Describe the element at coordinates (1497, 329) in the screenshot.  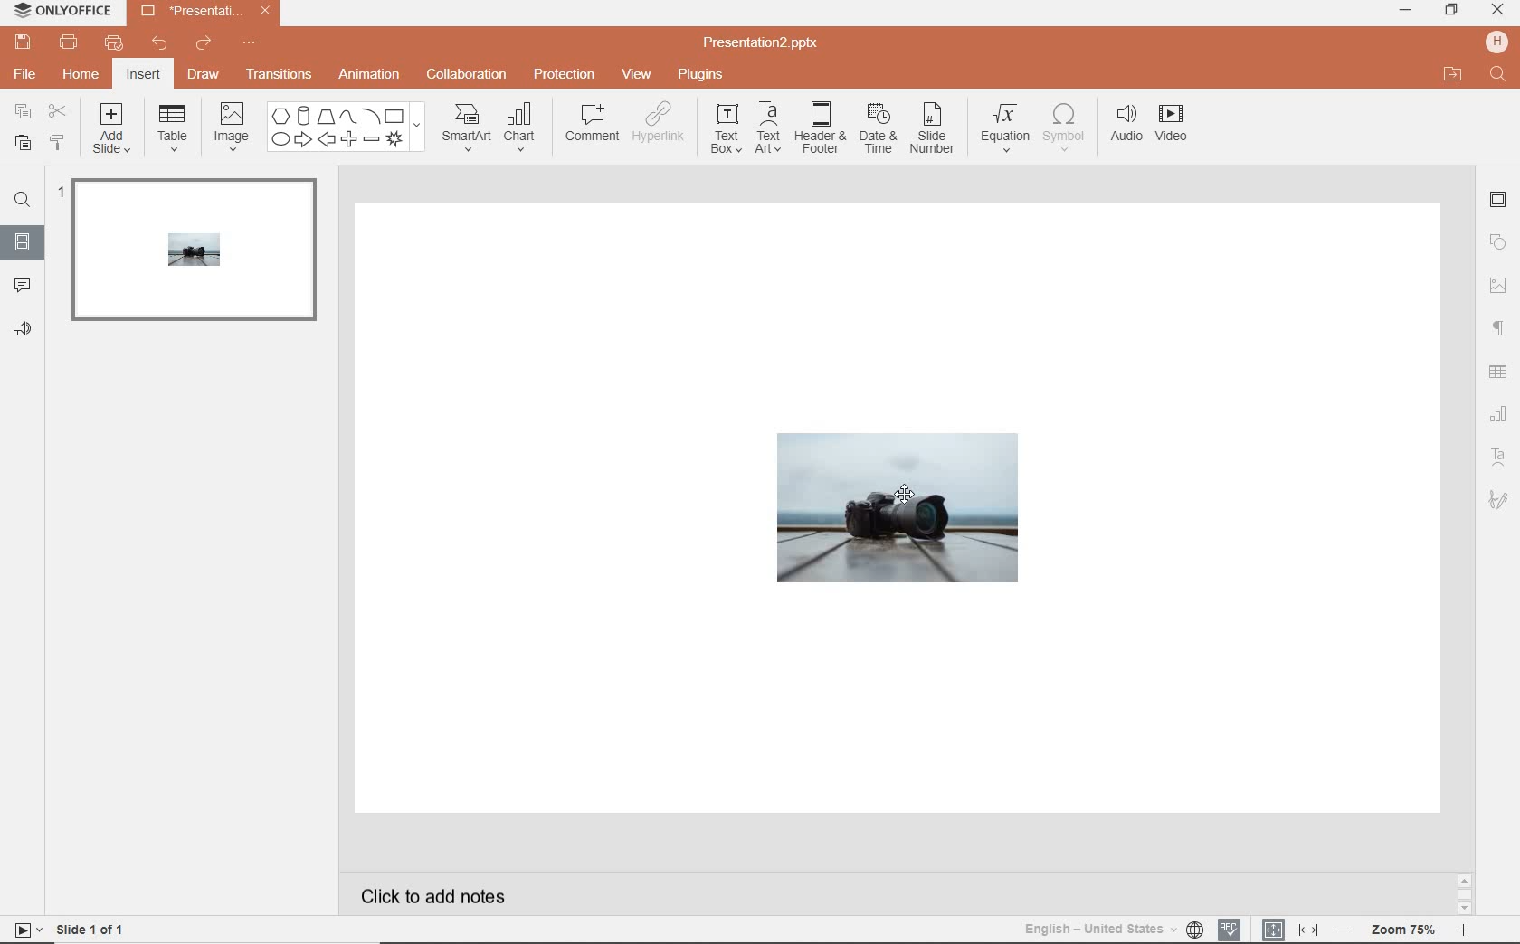
I see `paragraph settings` at that location.